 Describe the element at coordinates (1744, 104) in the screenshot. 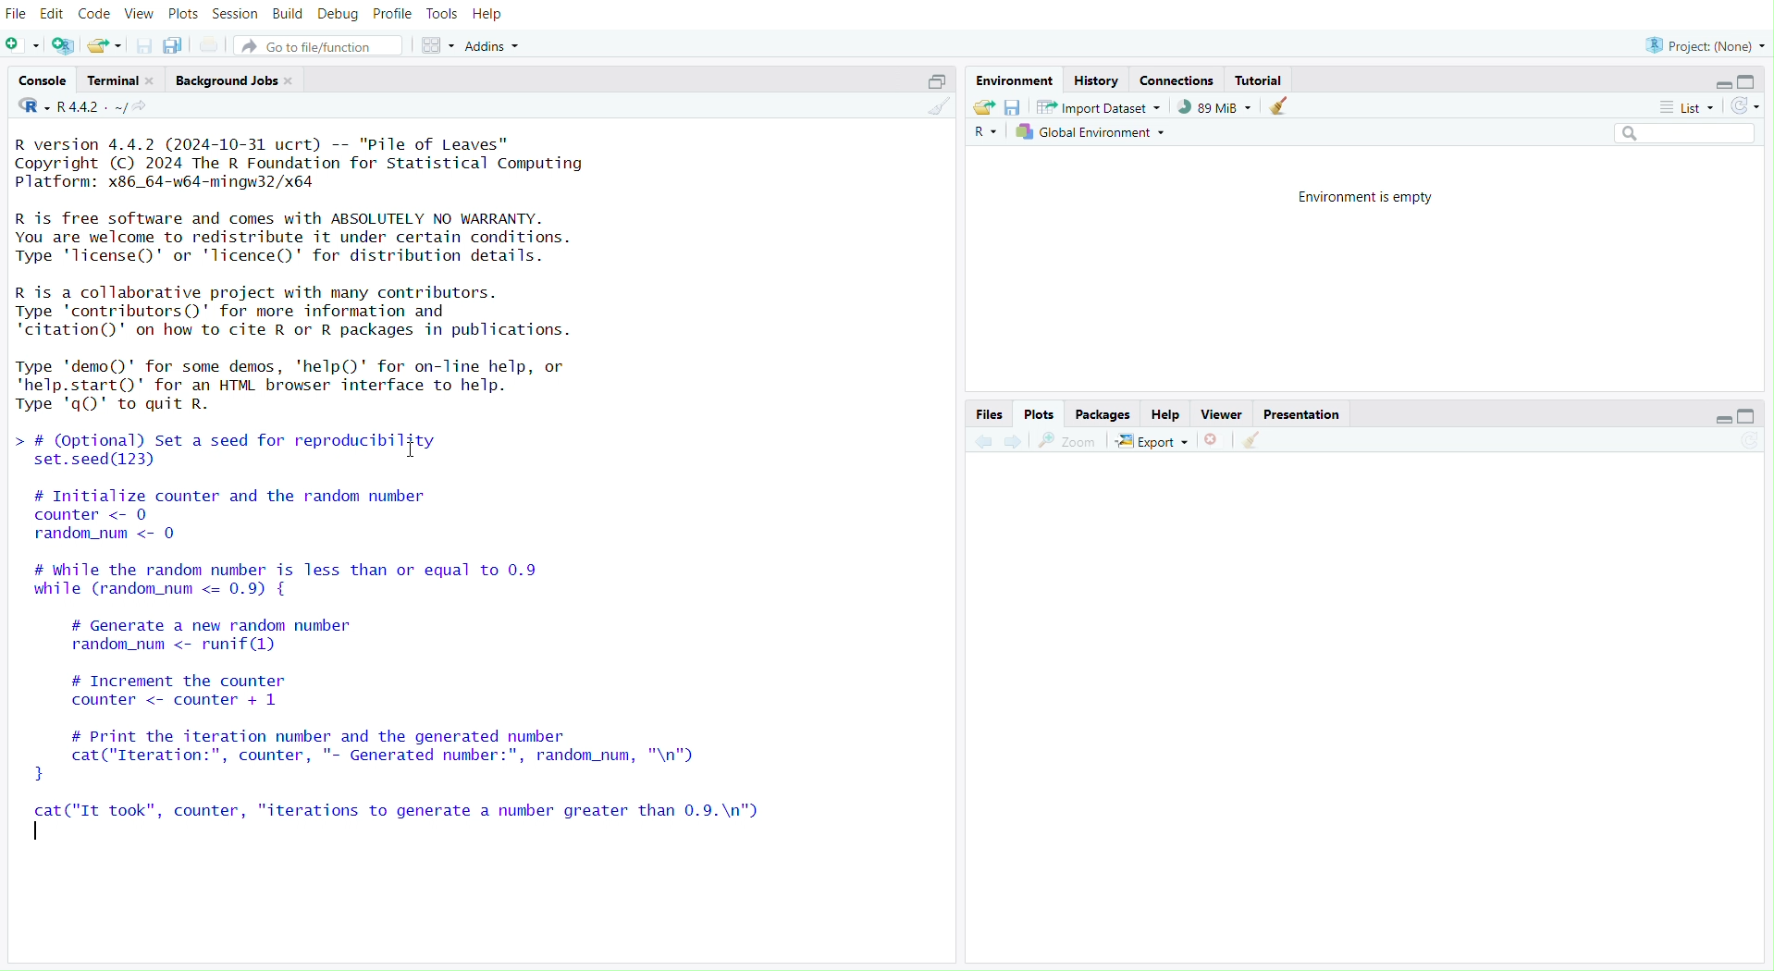

I see `Refresh the list of objects in the environment` at that location.